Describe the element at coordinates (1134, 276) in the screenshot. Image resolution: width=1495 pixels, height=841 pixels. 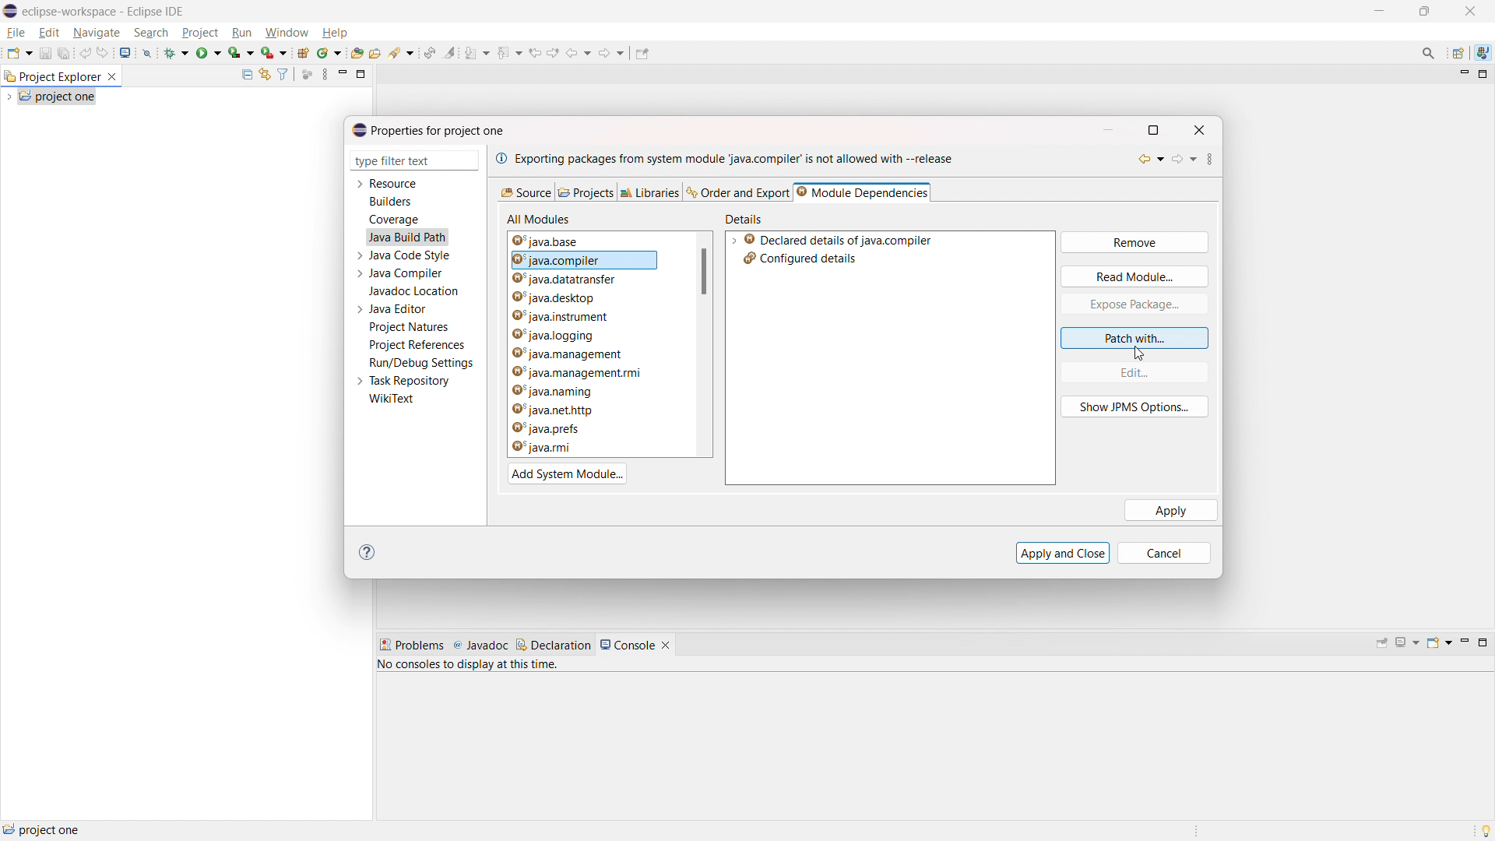
I see `read module` at that location.